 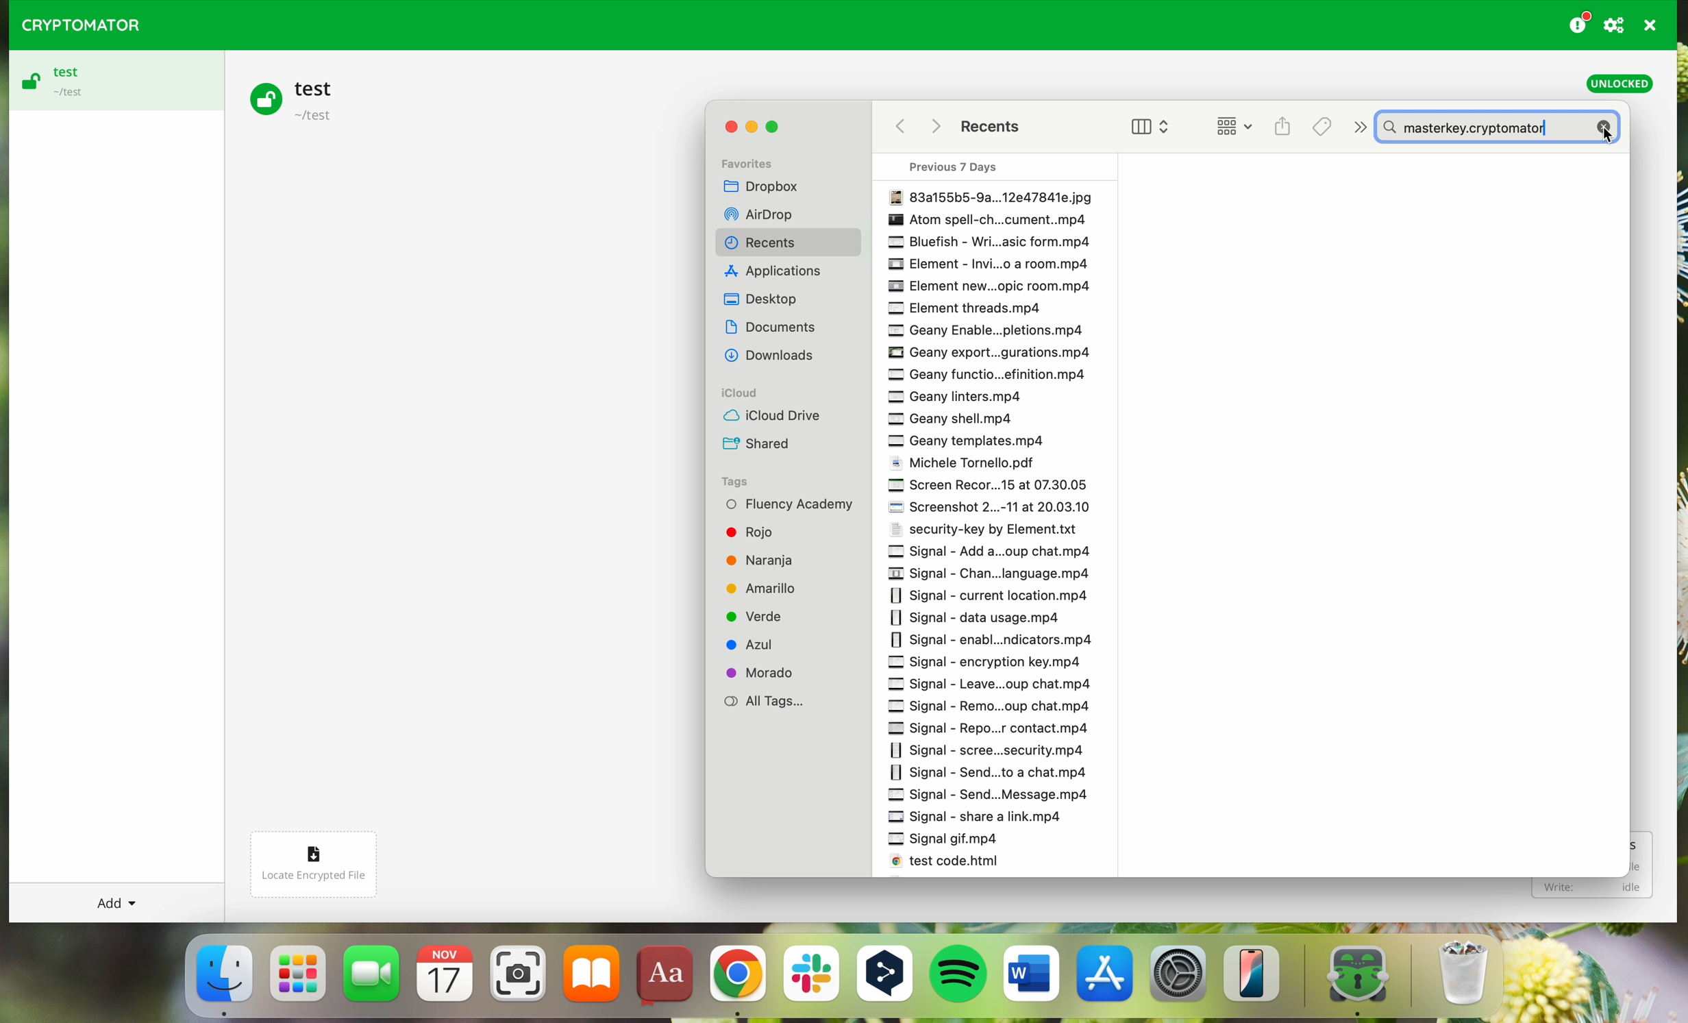 I want to click on Element new, so click(x=990, y=286).